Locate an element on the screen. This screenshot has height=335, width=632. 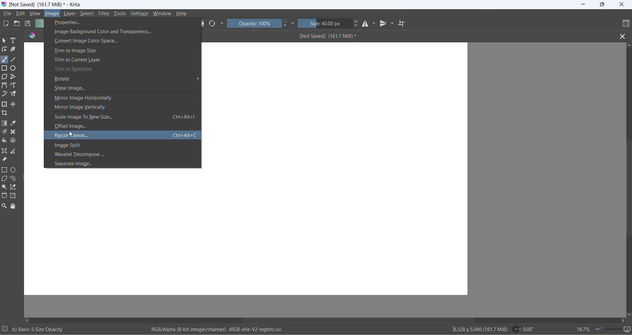
image background color and transparency is located at coordinates (122, 31).